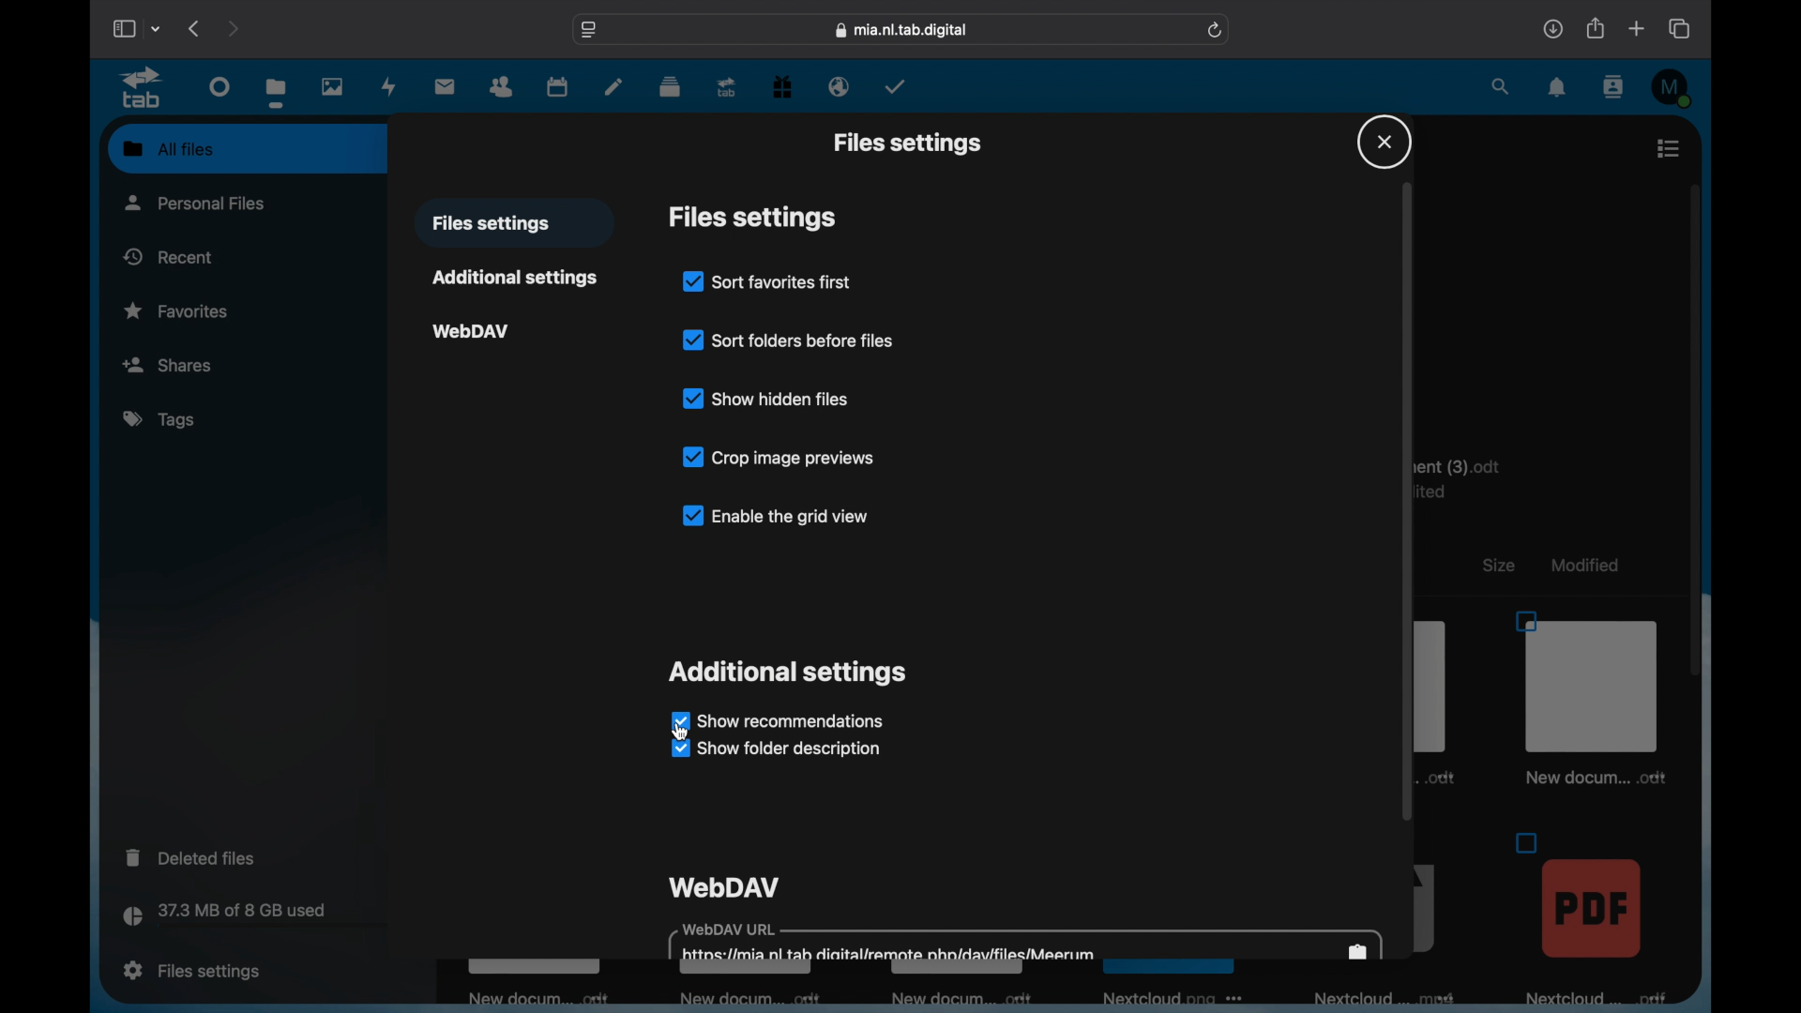 Image resolution: width=1801 pixels, height=1013 pixels. I want to click on , so click(1696, 430).